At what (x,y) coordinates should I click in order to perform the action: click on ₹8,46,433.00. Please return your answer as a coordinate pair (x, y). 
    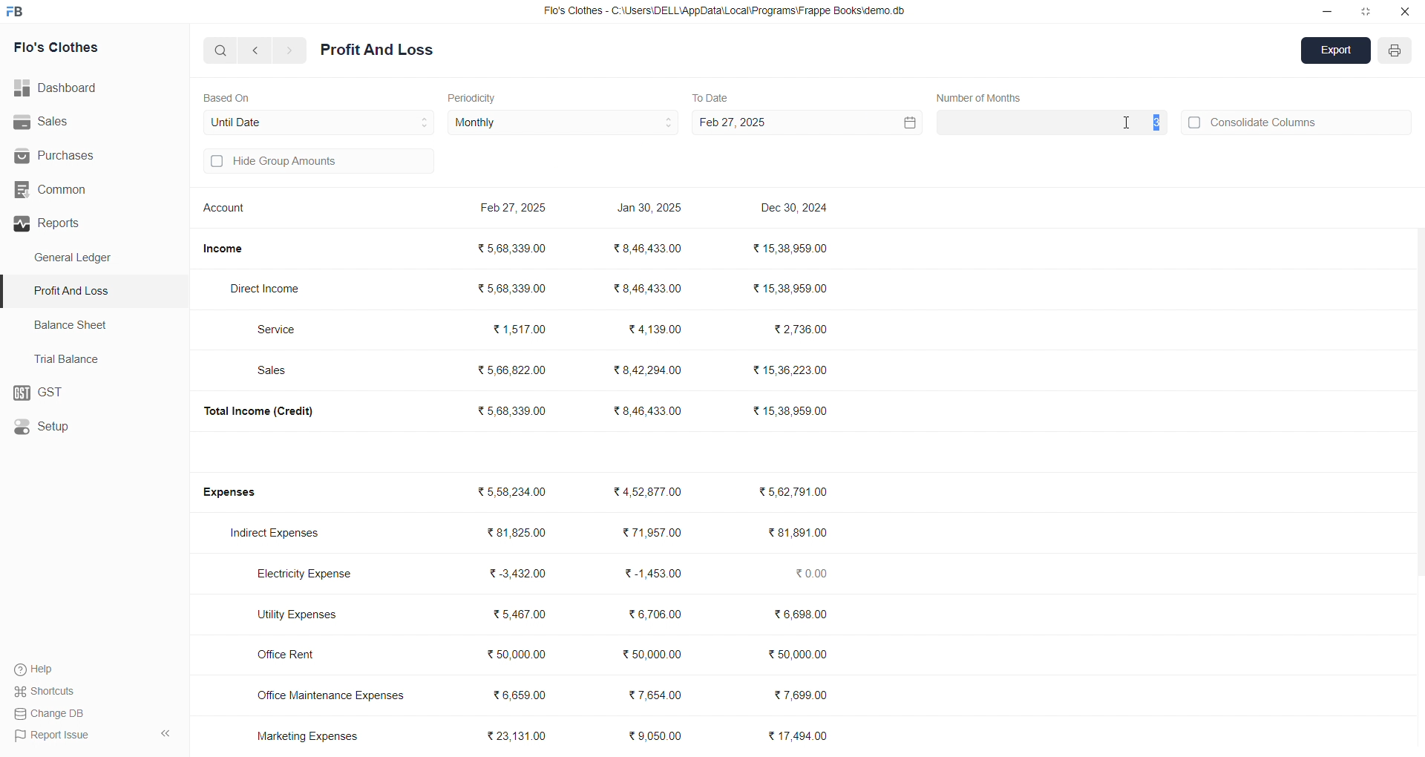
    Looking at the image, I should click on (652, 289).